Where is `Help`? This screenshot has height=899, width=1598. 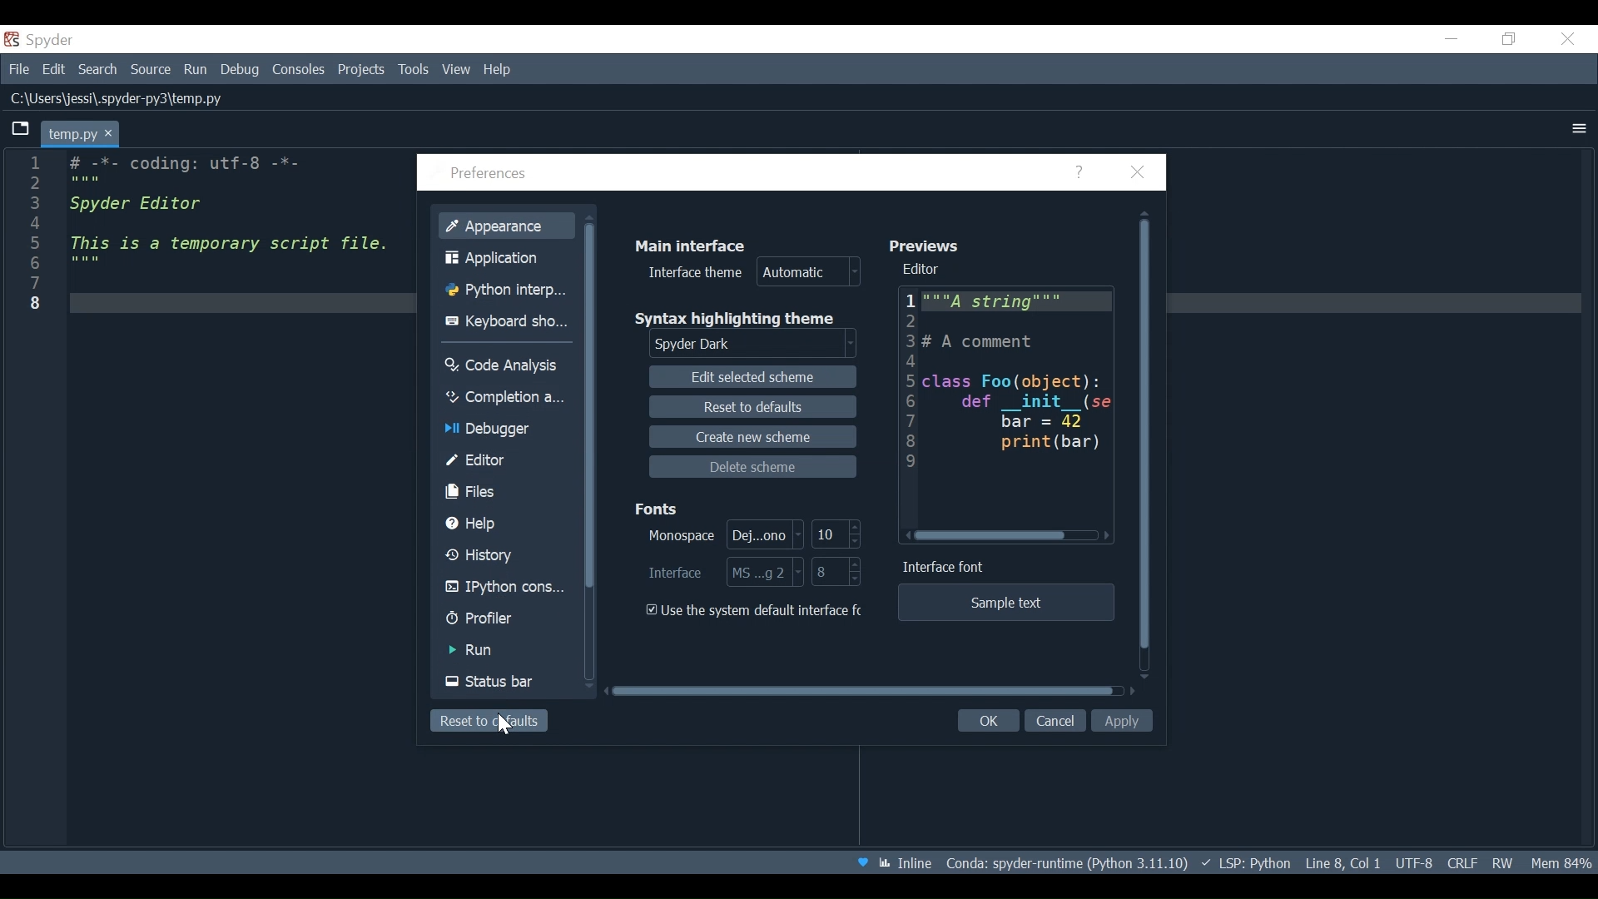
Help is located at coordinates (508, 524).